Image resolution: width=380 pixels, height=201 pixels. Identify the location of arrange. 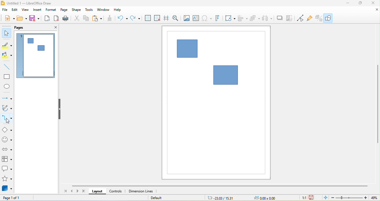
(255, 19).